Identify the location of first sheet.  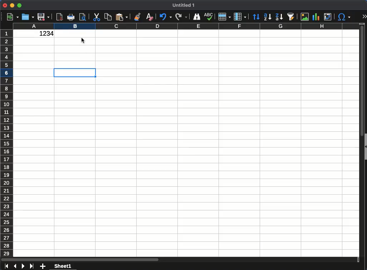
(6, 266).